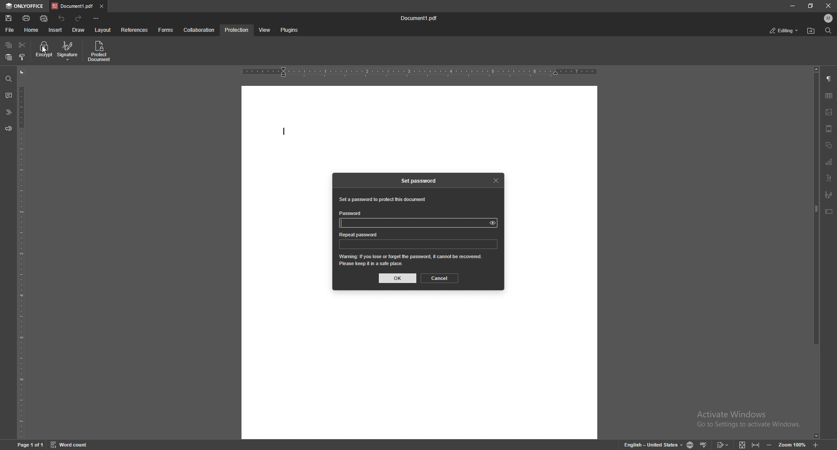  What do you see at coordinates (829, 112) in the screenshot?
I see `image` at bounding box center [829, 112].